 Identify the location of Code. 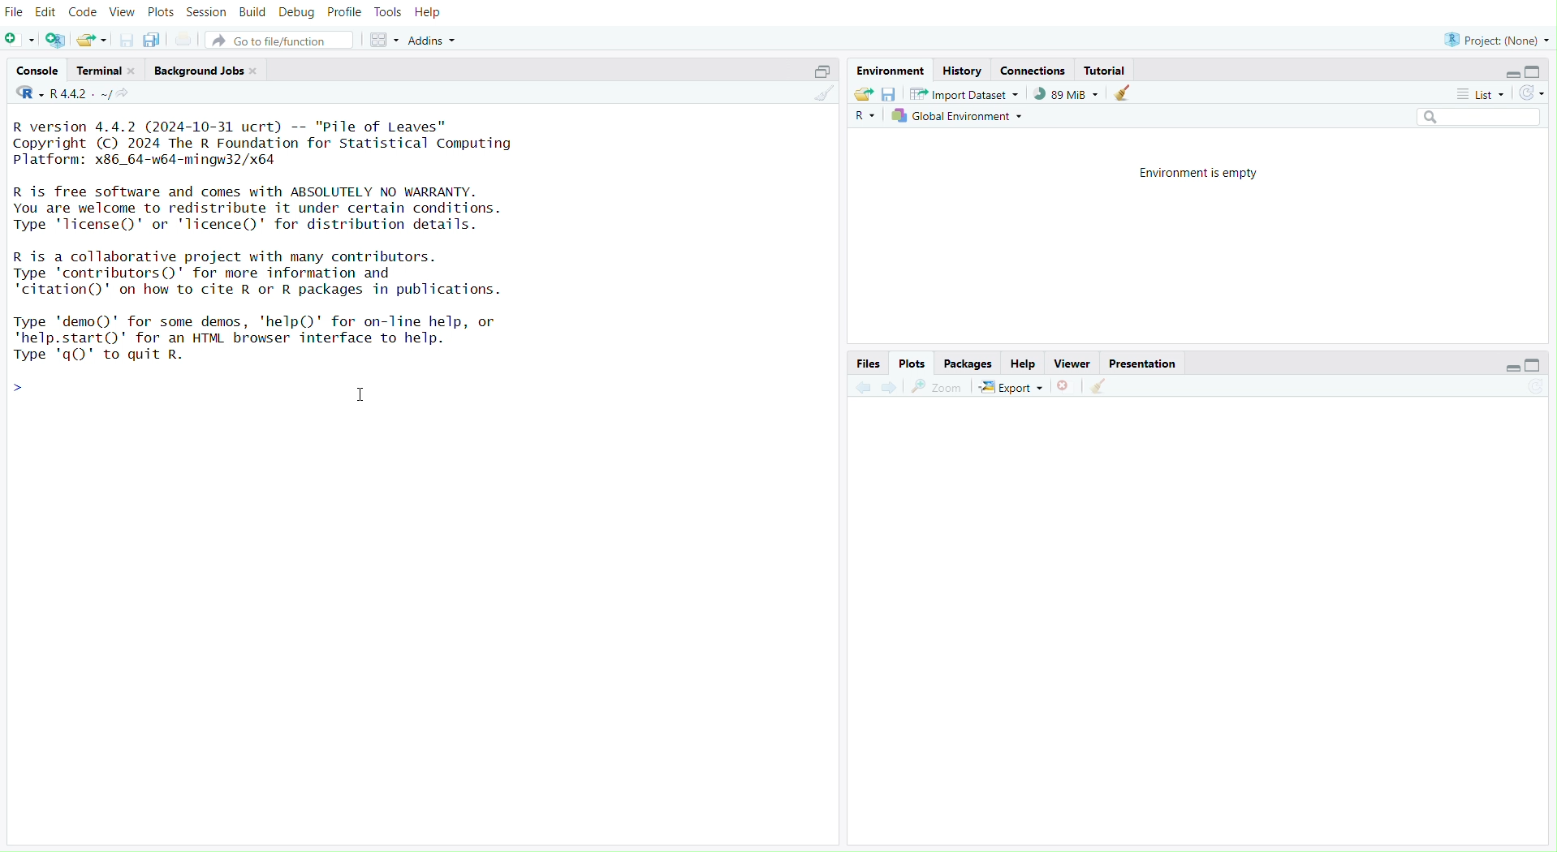
(81, 11).